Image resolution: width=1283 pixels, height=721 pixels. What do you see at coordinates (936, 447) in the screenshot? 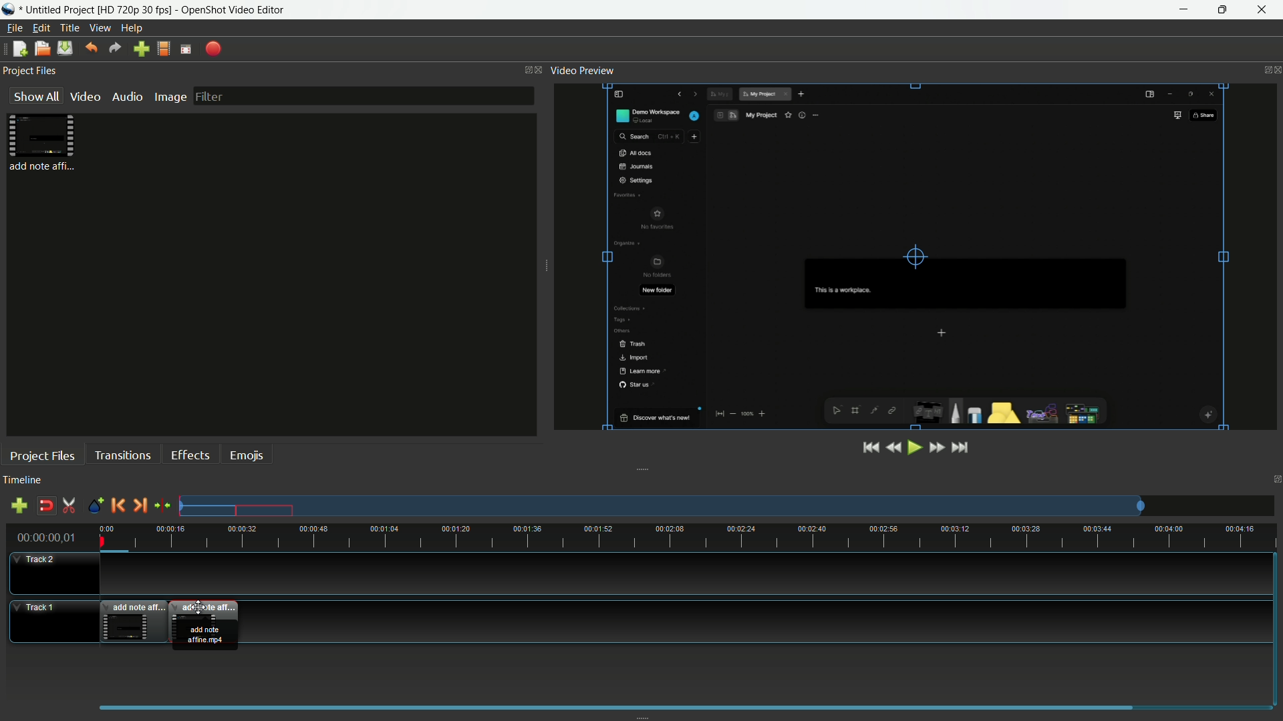
I see `fast forward` at bounding box center [936, 447].